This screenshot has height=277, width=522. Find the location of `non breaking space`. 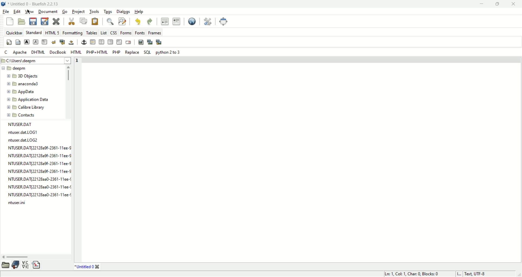

non breaking space is located at coordinates (72, 43).